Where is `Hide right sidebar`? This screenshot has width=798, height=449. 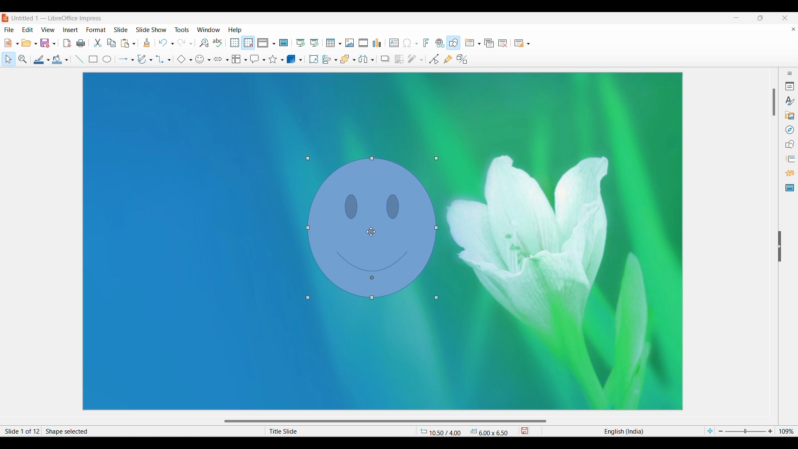 Hide right sidebar is located at coordinates (779, 247).